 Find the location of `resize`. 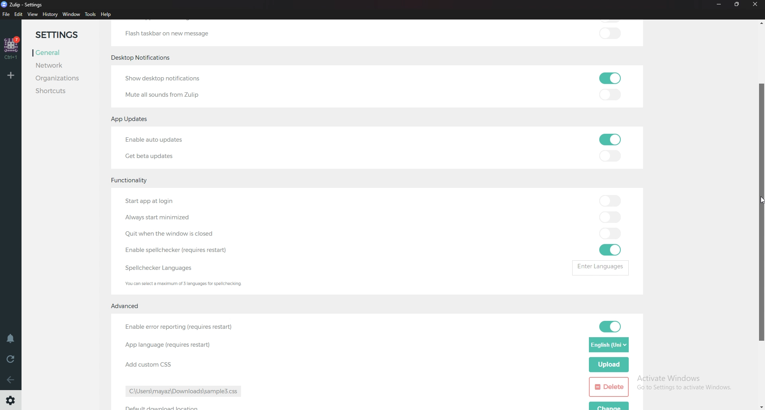

resize is located at coordinates (737, 5).